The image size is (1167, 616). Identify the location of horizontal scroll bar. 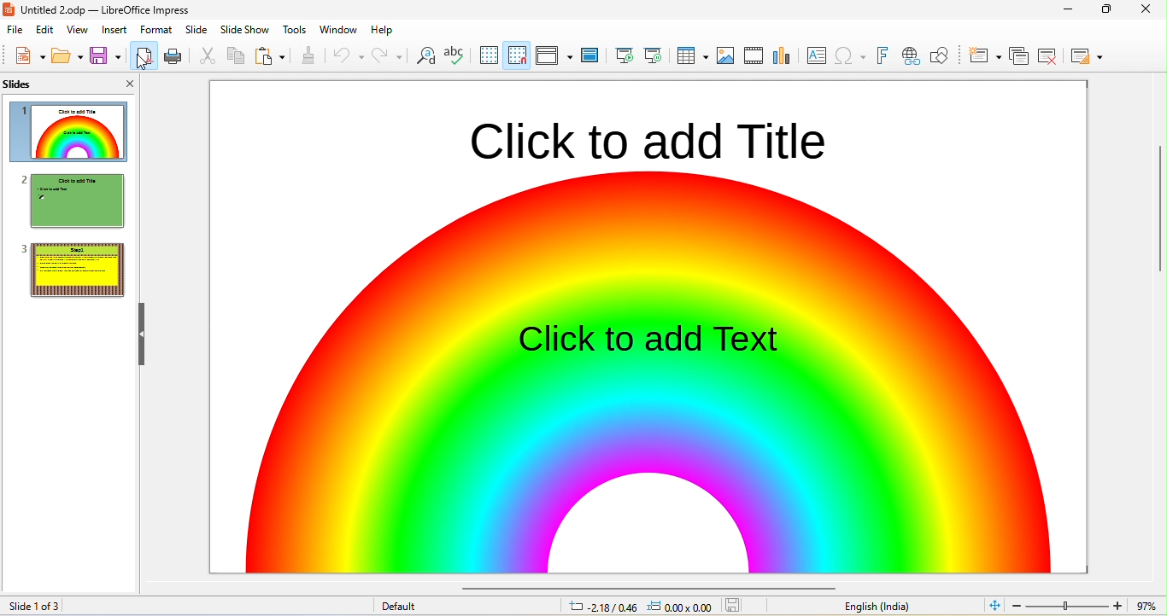
(641, 585).